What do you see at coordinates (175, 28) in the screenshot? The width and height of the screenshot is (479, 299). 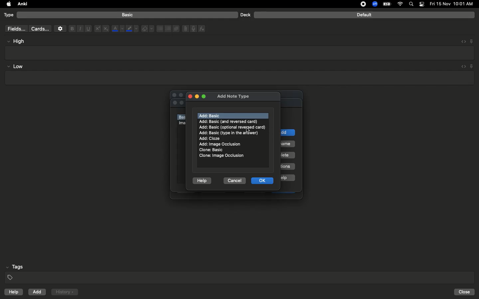 I see `Alignment` at bounding box center [175, 28].